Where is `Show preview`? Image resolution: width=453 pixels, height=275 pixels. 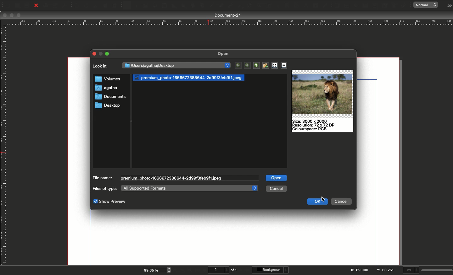 Show preview is located at coordinates (109, 202).